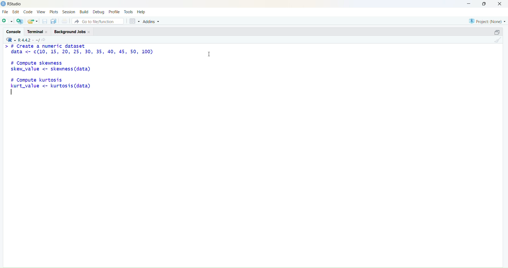 This screenshot has height=268, width=508. Describe the element at coordinates (82, 69) in the screenshot. I see `data <- c(10, 15, 20, 25, 30, 35, 40, 45, 50, 100) # Compute skewness skew_value <- skewness (data)# Compute kurtosiskurt_value <- kurtosis(data)|` at that location.